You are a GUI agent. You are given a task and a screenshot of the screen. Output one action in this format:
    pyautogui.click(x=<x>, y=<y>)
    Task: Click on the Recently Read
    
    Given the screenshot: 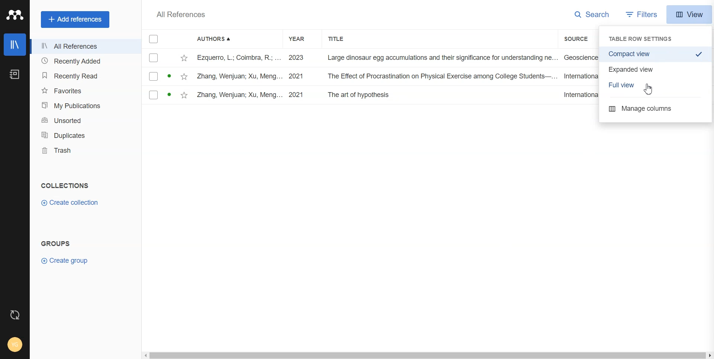 What is the action you would take?
    pyautogui.click(x=79, y=75)
    